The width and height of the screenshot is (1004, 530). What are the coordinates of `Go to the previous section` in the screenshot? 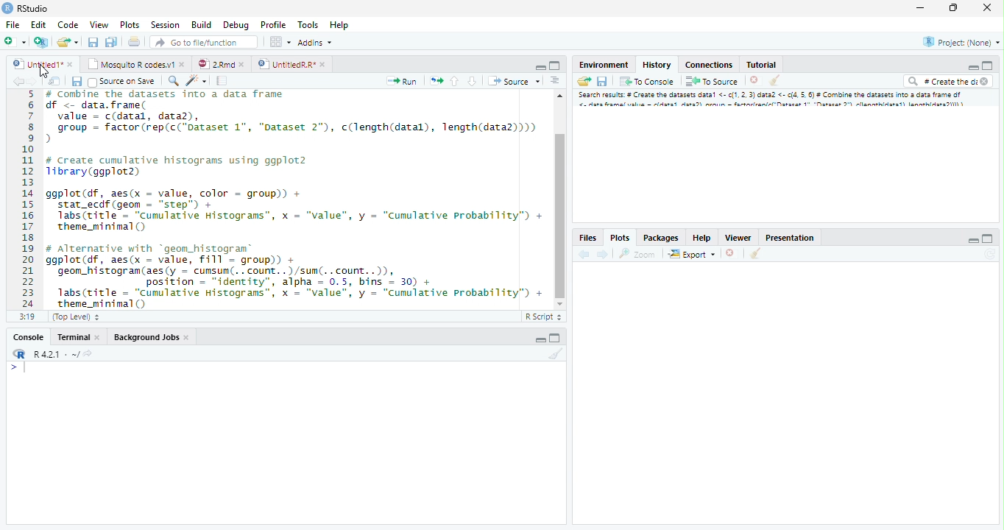 It's located at (456, 83).